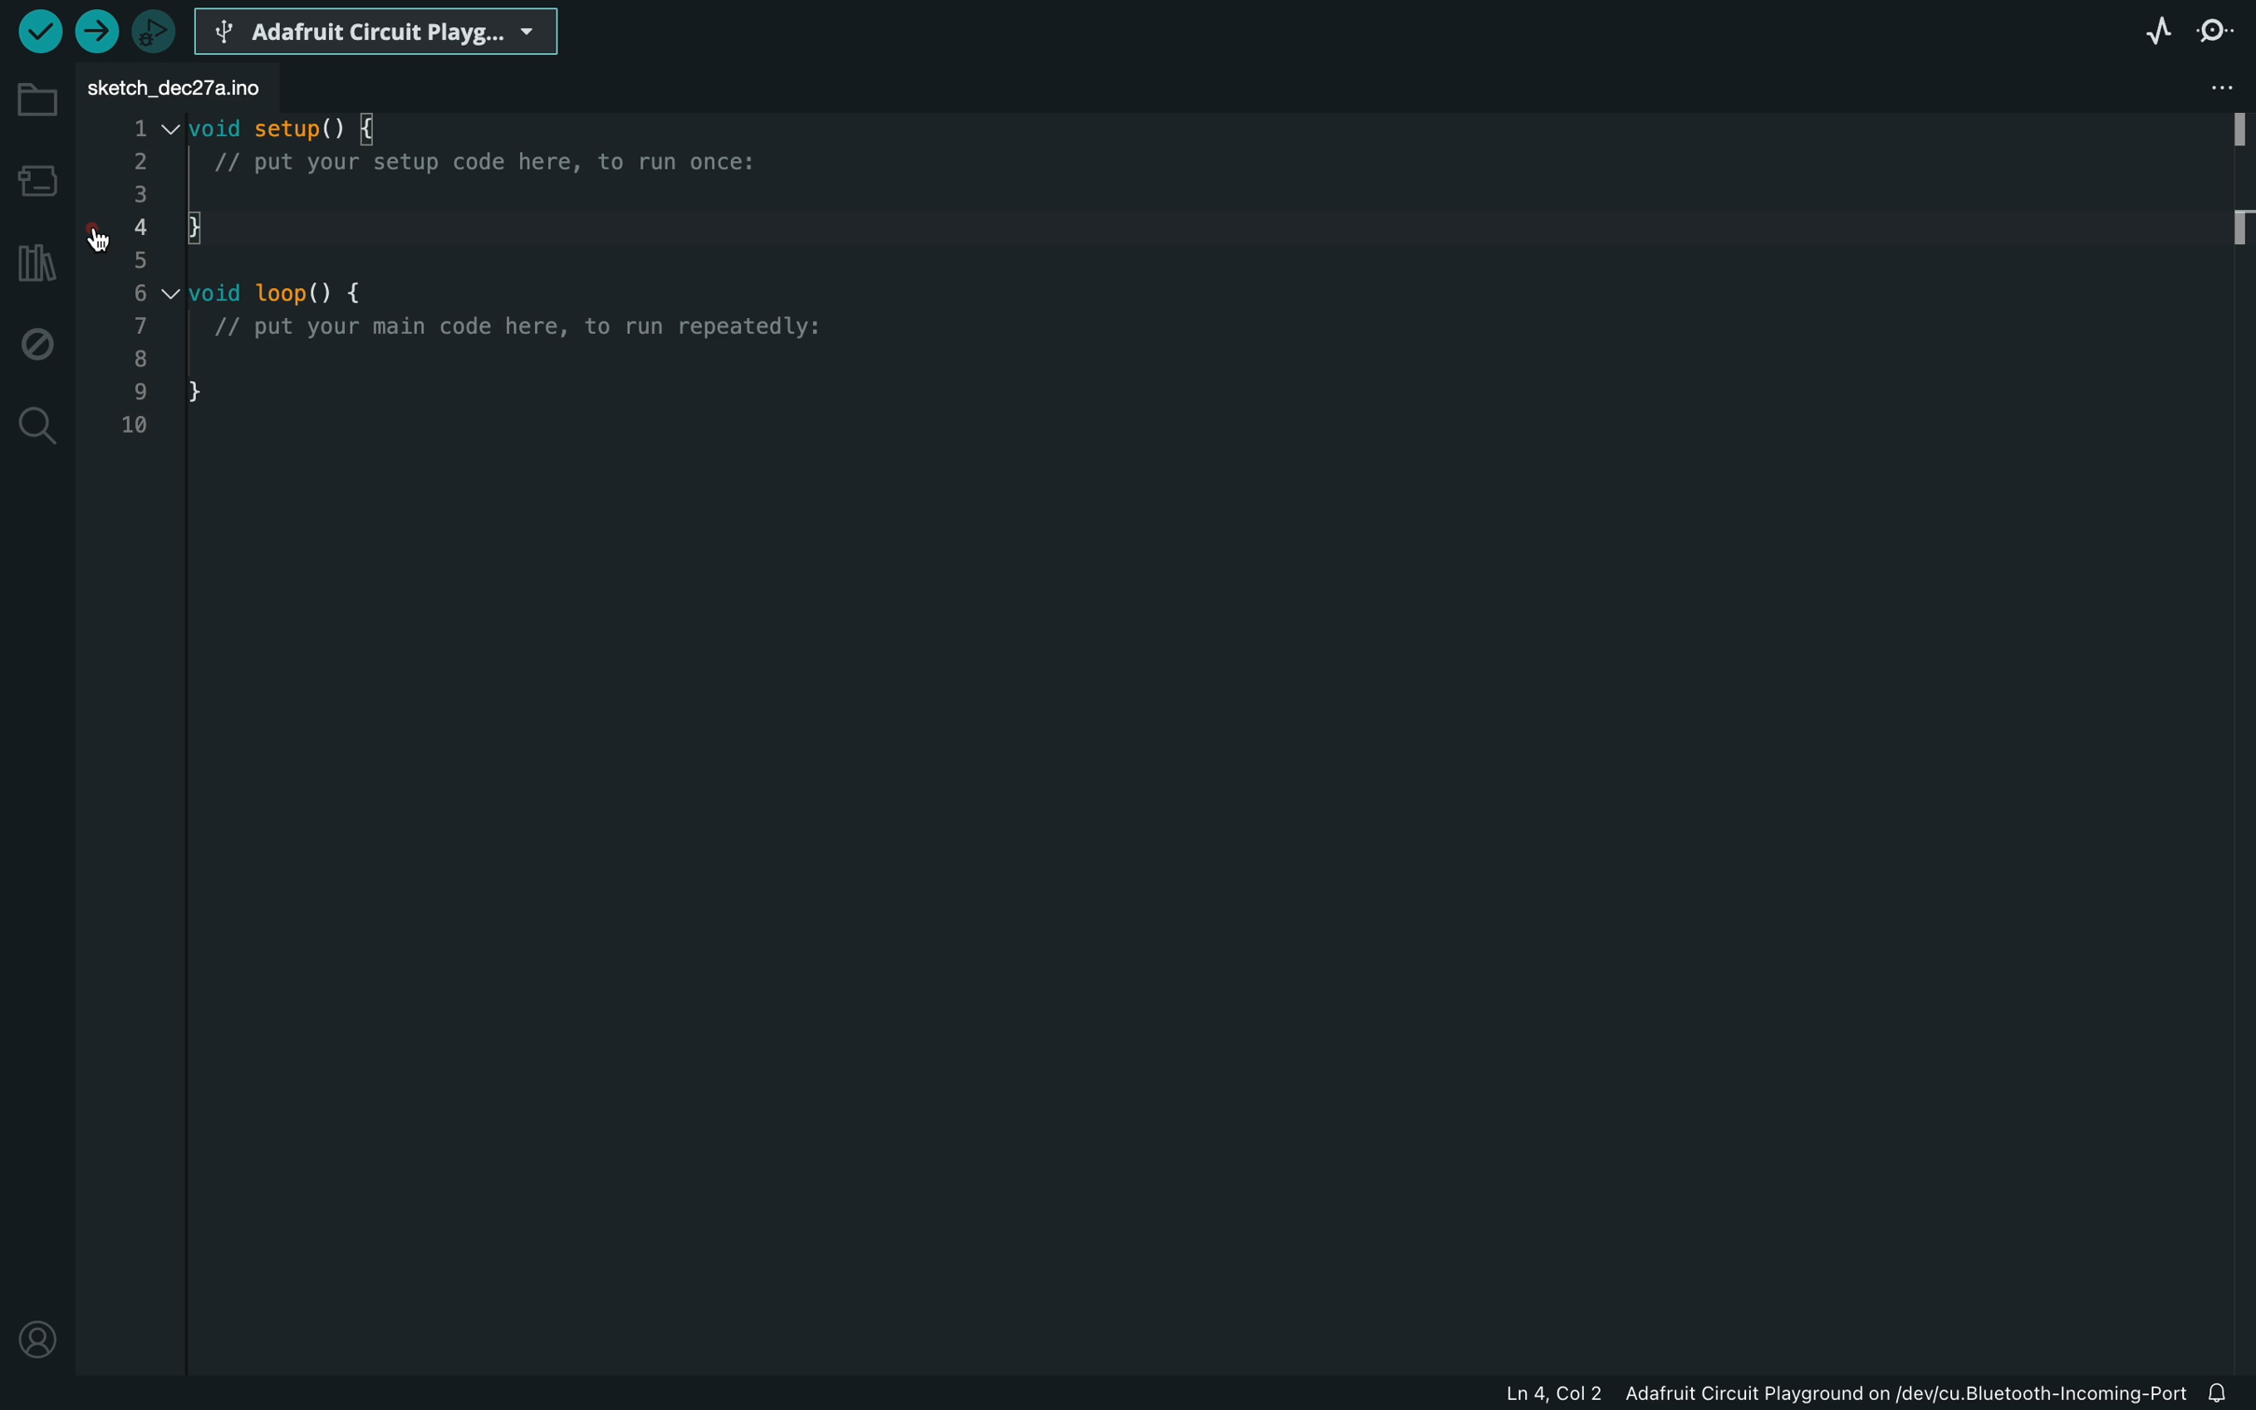 The height and width of the screenshot is (1410, 2256). Describe the element at coordinates (377, 28) in the screenshot. I see `board selecter` at that location.